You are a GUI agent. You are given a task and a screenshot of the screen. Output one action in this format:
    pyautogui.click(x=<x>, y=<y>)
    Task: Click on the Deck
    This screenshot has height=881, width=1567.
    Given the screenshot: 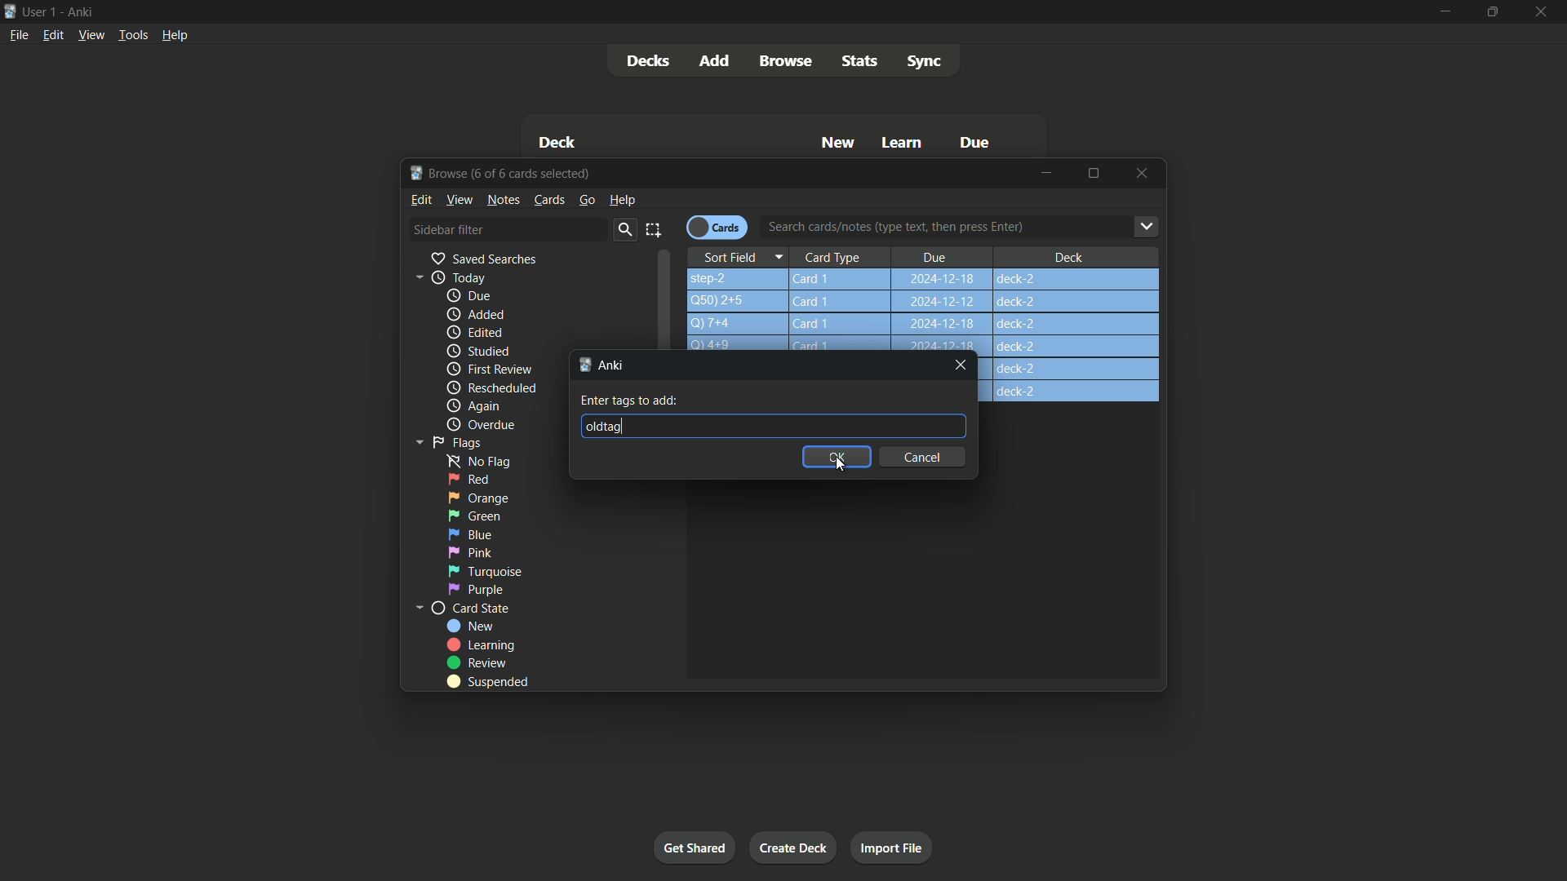 What is the action you would take?
    pyautogui.click(x=559, y=142)
    